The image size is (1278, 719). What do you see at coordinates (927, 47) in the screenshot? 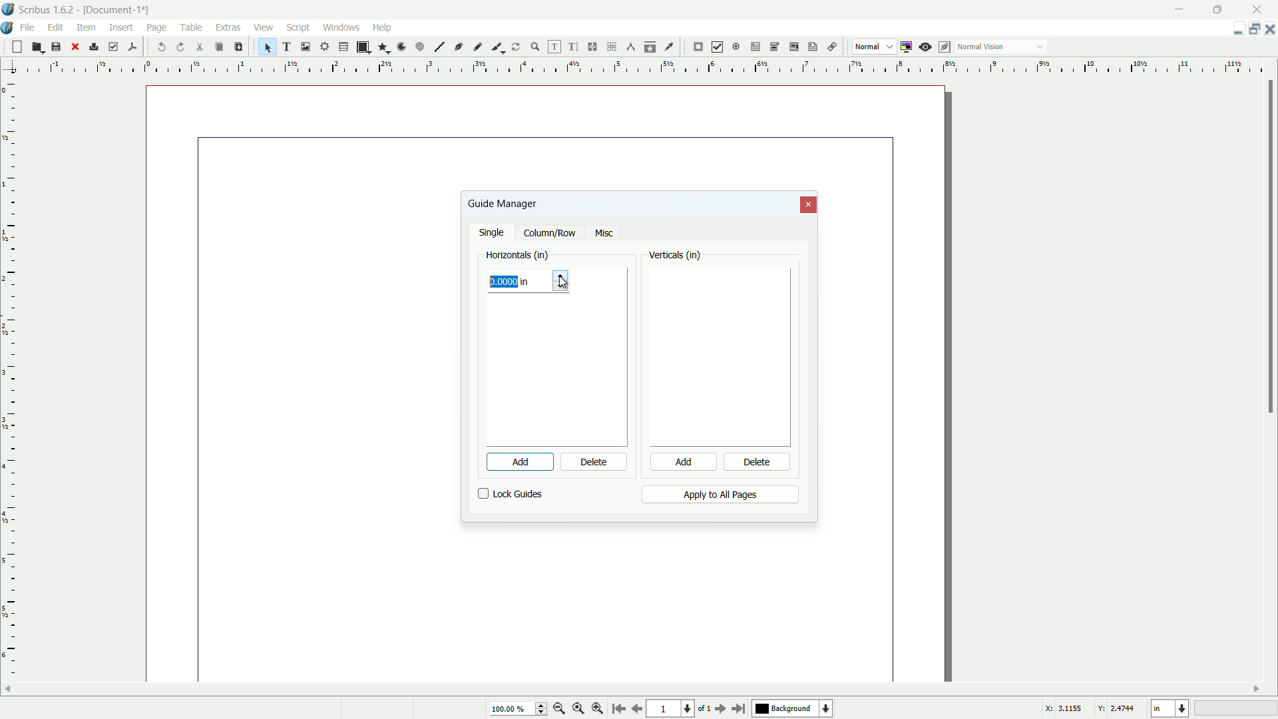
I see `preview mode` at bounding box center [927, 47].